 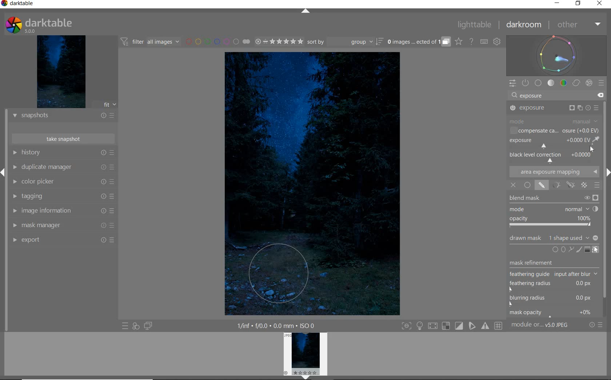 I want to click on DRAWN MASK, so click(x=553, y=238).